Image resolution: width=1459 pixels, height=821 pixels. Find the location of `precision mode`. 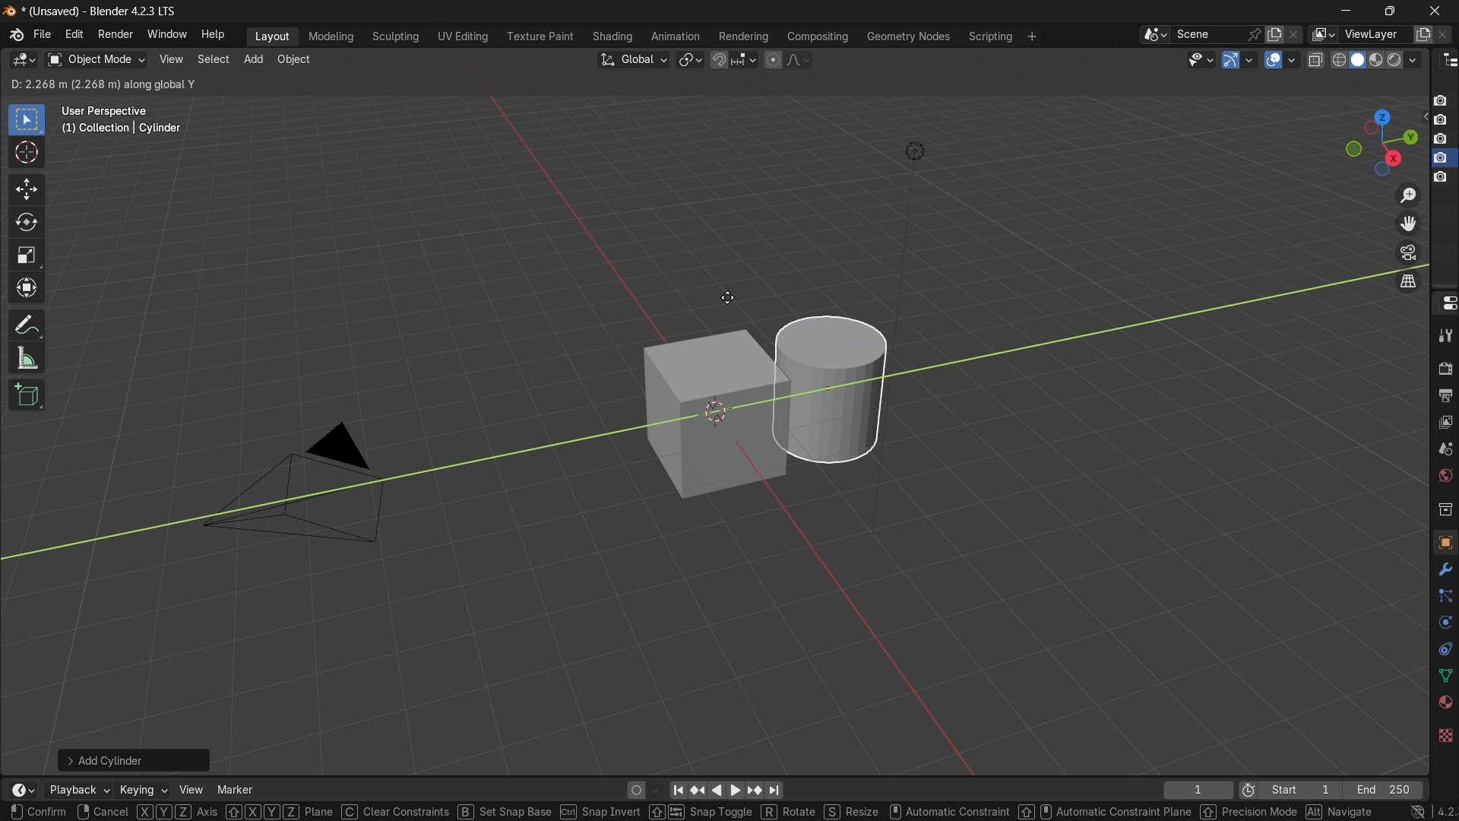

precision mode is located at coordinates (1248, 810).